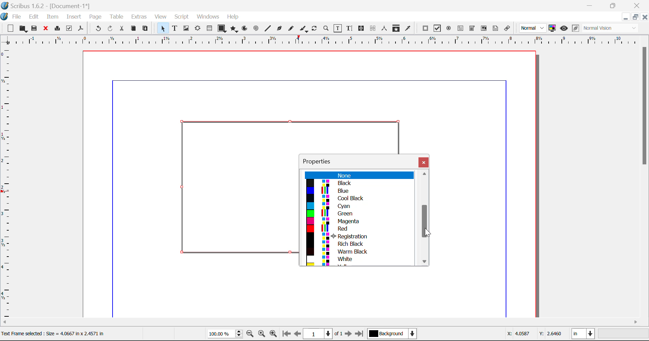  What do you see at coordinates (35, 28) in the screenshot?
I see `Save` at bounding box center [35, 28].